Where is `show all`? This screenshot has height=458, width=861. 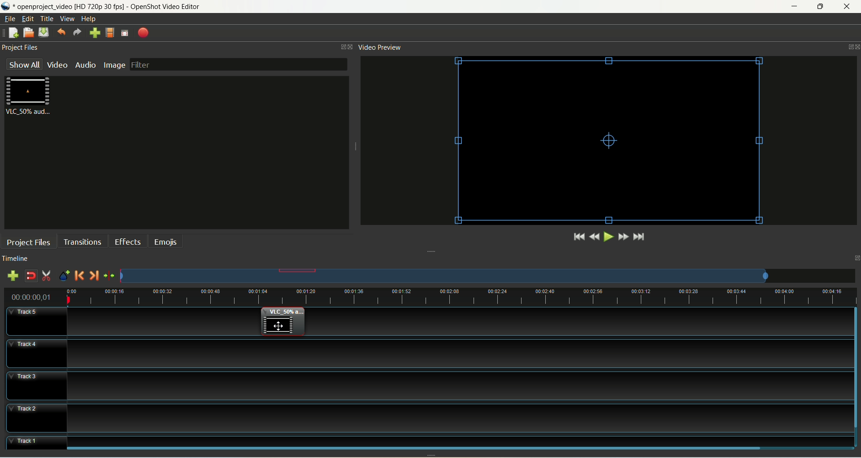
show all is located at coordinates (25, 64).